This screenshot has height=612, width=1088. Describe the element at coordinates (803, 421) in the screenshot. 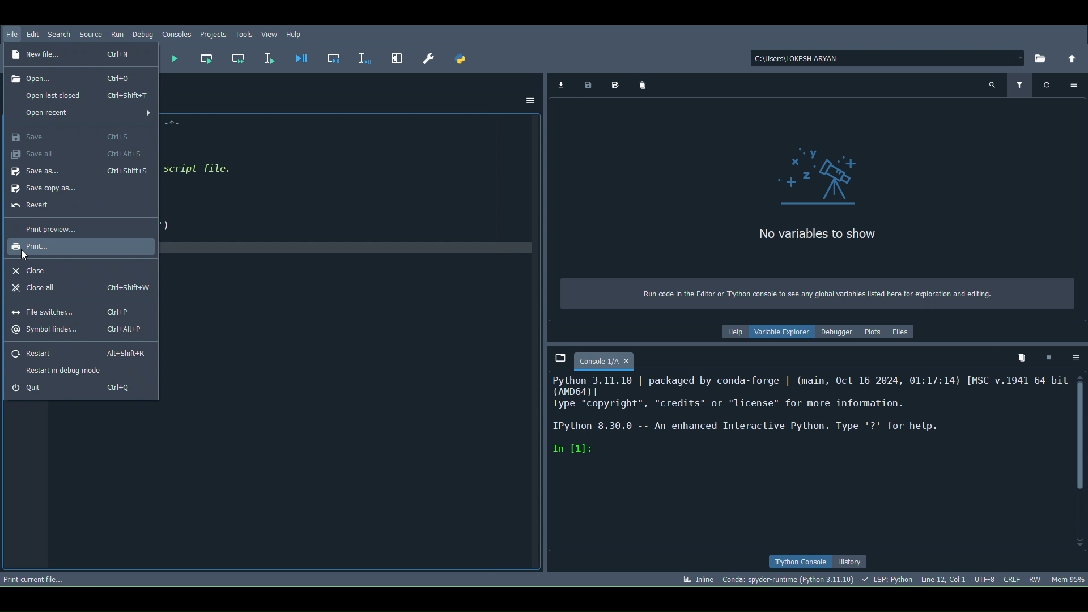

I see `Python 3.11.10 | packaged by conda-forge | (main, Oct 16 2024, 01:17:14) [MSC v.1941 64 bita ee, "credits" or "license" for more information. IPython 8.30.0 -- An enhanced Interactive Python. Type '?' for help. In [1]:` at that location.